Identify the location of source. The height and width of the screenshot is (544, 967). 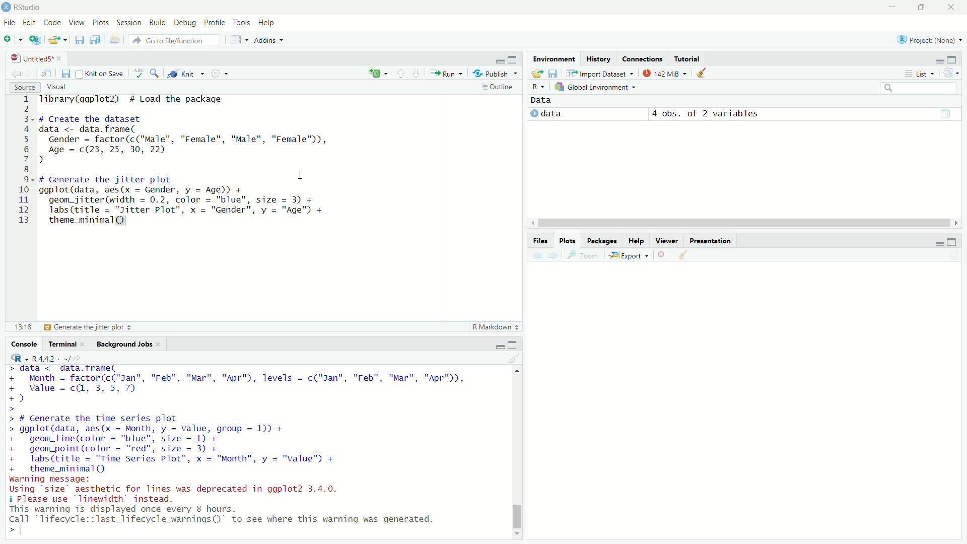
(20, 87).